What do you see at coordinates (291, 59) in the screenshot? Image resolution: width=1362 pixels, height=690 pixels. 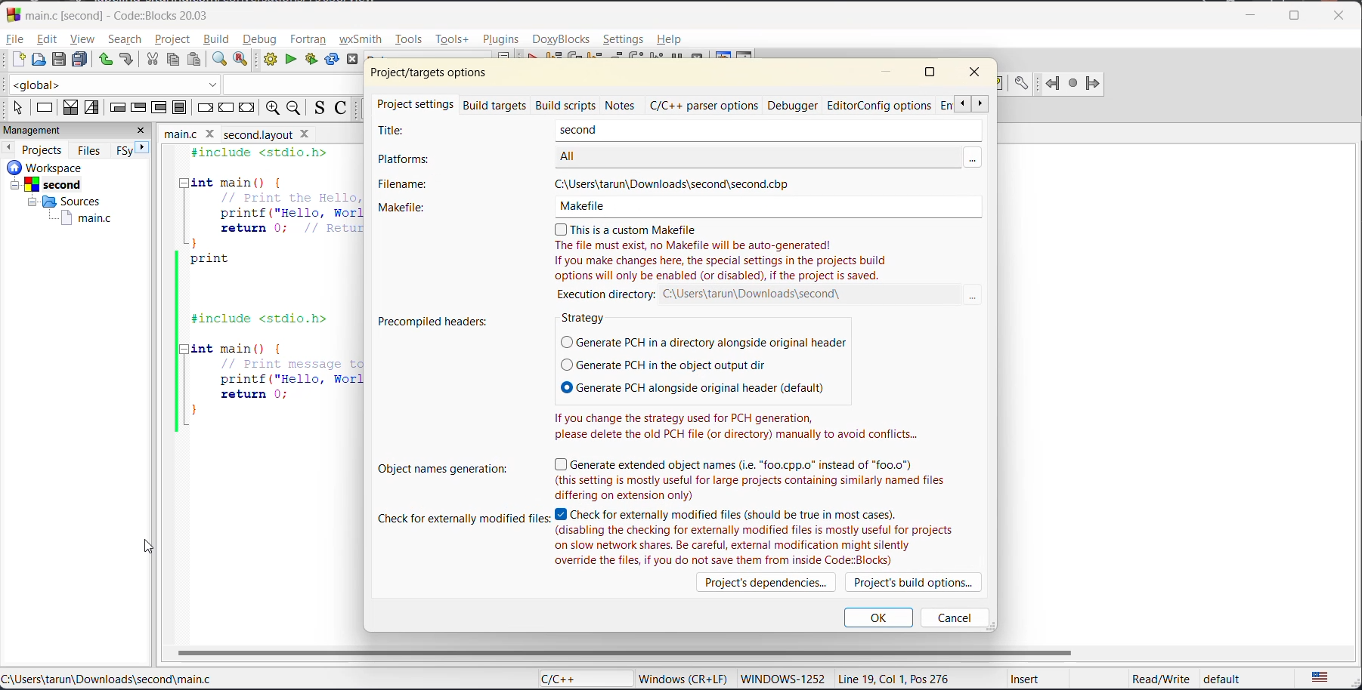 I see `run` at bounding box center [291, 59].